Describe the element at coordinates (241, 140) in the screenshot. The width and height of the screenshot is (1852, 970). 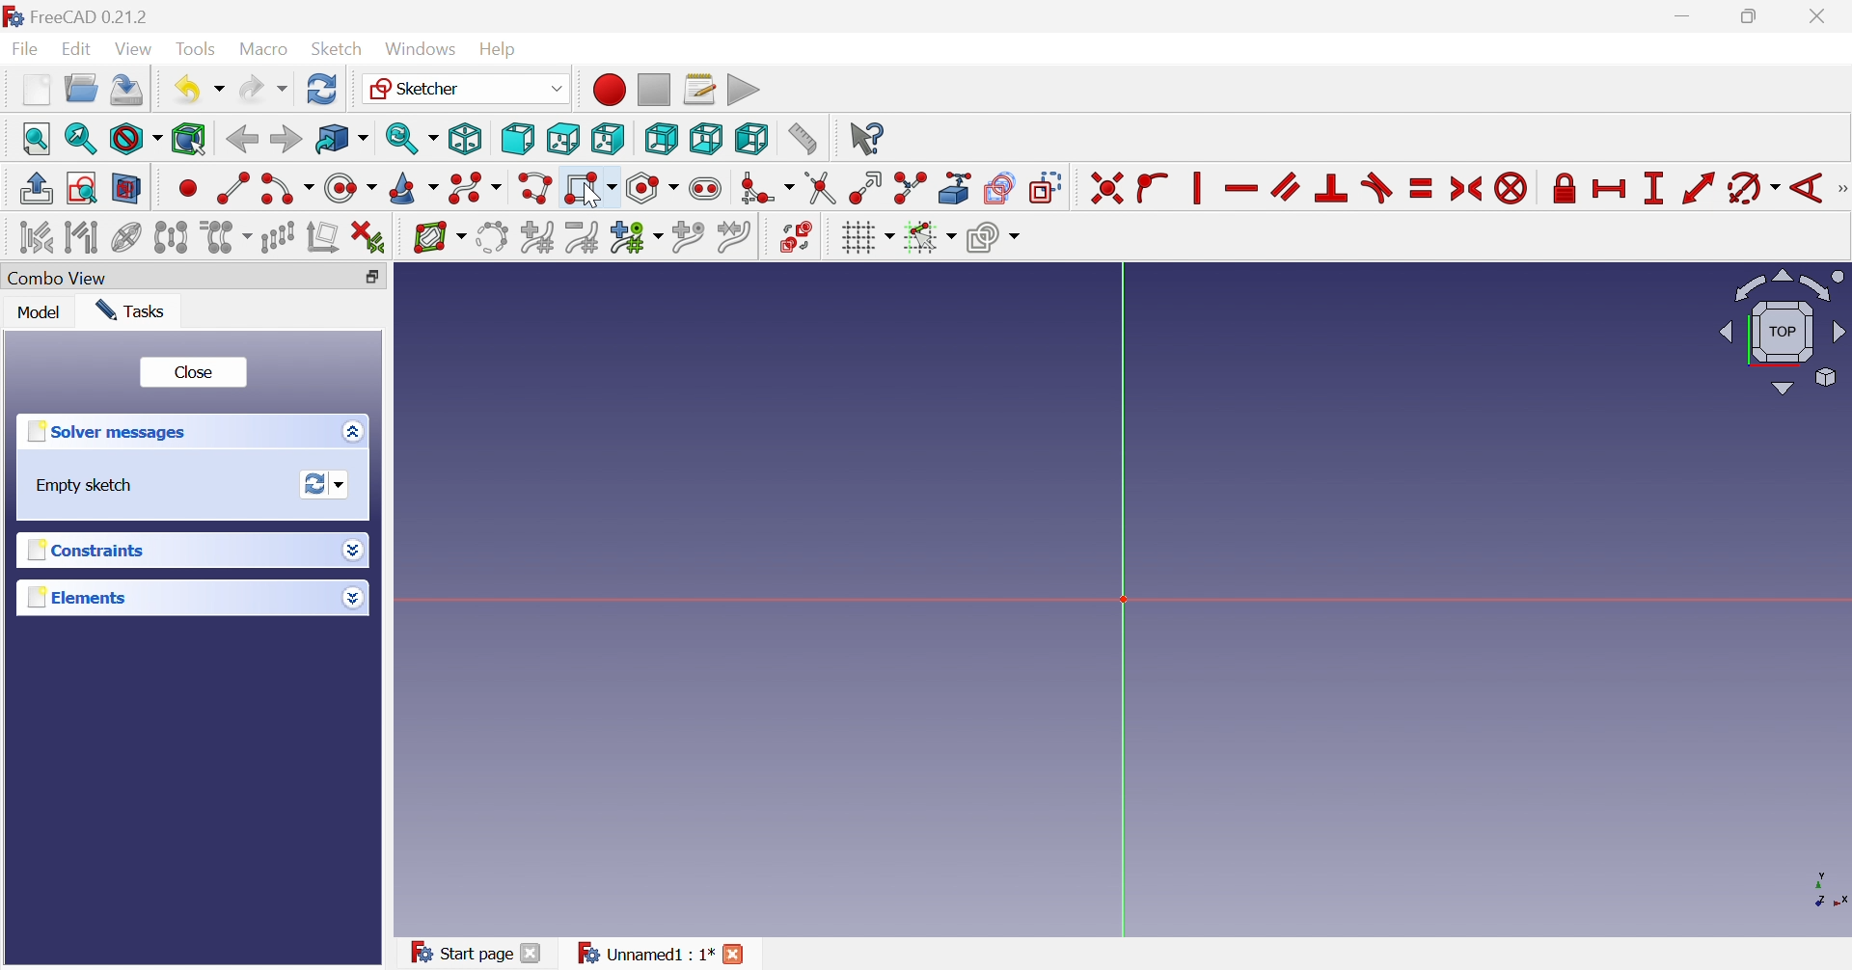
I see `Back` at that location.